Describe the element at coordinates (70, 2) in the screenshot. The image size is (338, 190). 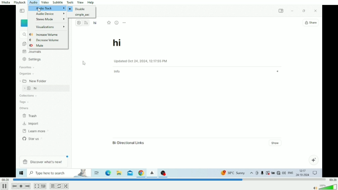
I see `Tools` at that location.